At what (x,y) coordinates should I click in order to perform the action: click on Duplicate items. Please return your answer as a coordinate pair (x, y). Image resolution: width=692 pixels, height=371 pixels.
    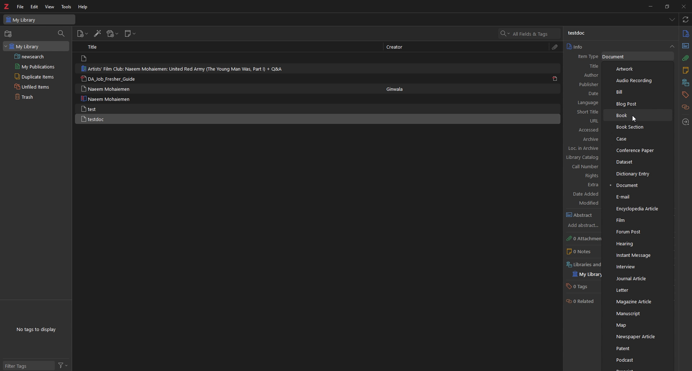
    Looking at the image, I should click on (37, 76).